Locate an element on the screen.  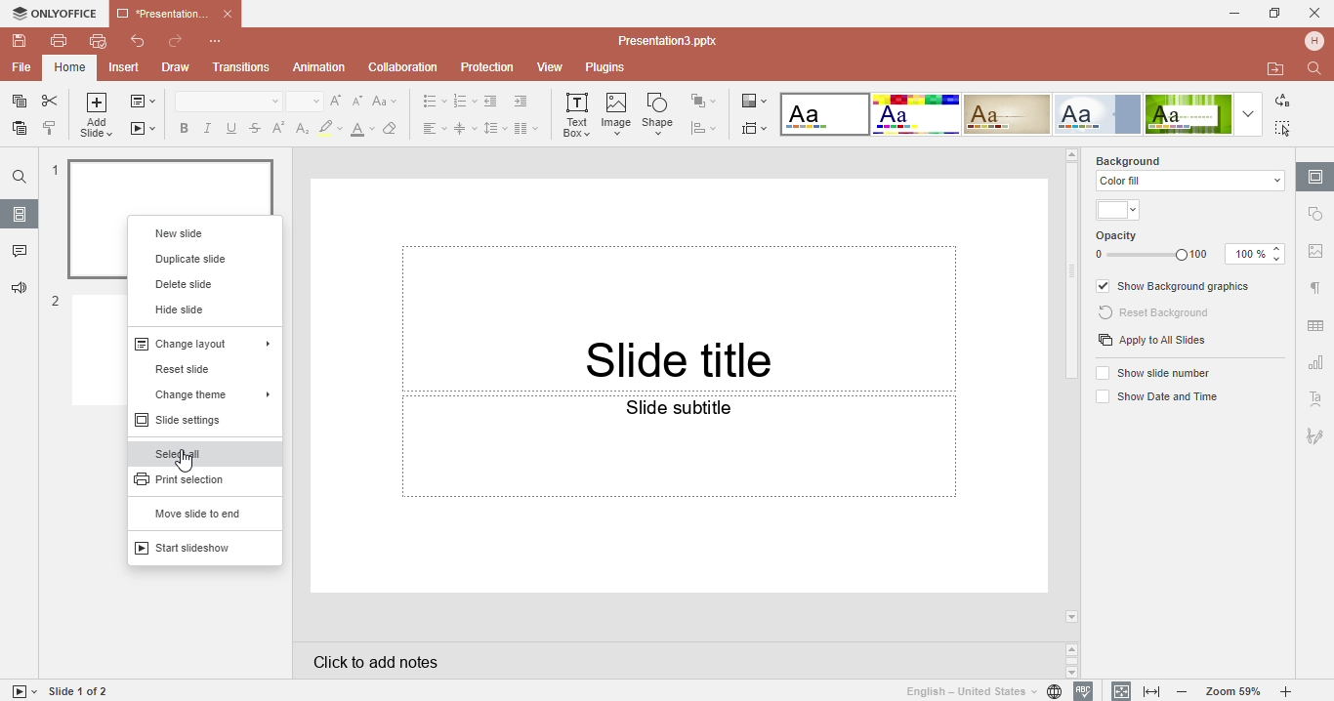
Insert Image is located at coordinates (618, 113).